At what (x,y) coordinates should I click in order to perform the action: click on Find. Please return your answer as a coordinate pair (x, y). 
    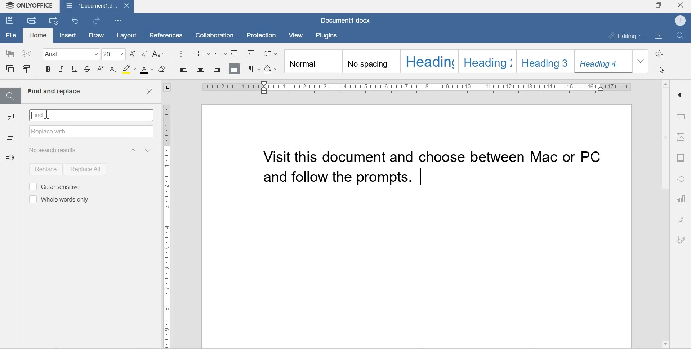
    Looking at the image, I should click on (91, 114).